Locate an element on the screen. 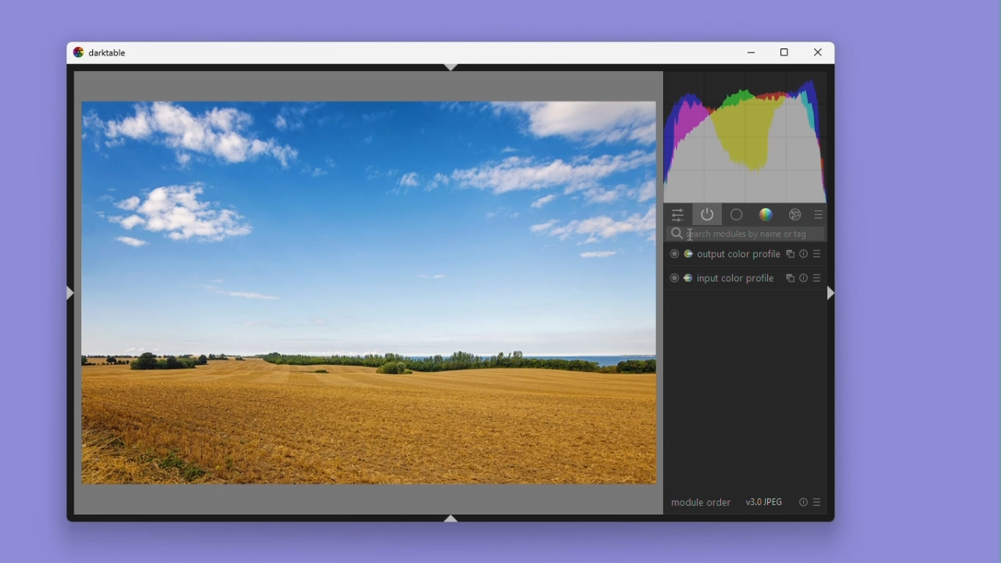 The height and width of the screenshot is (563, 1001). darktable logo is located at coordinates (78, 53).